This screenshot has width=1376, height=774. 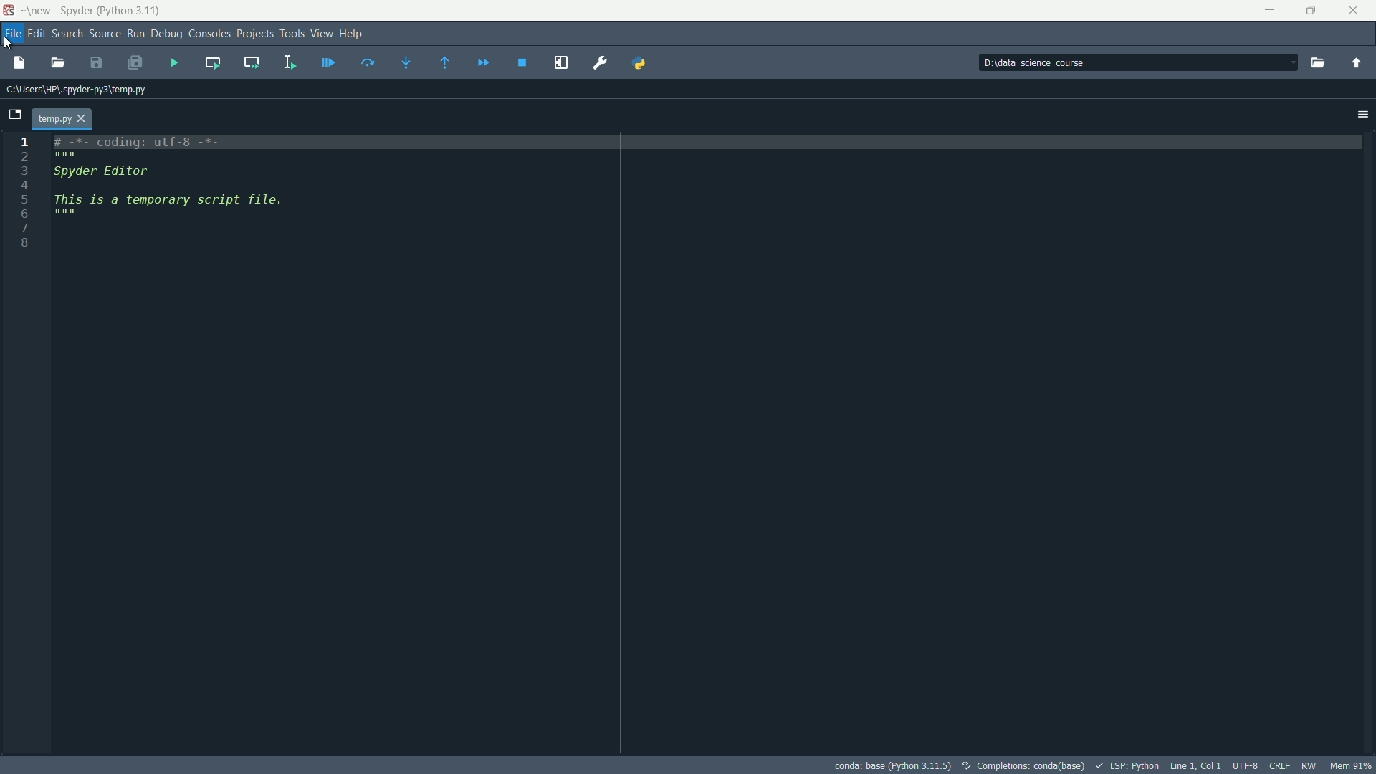 I want to click on continue execution until next breakpoint, so click(x=485, y=63).